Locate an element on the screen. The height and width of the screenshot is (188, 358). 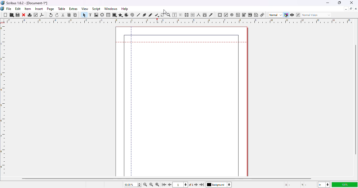
edit is located at coordinates (18, 9).